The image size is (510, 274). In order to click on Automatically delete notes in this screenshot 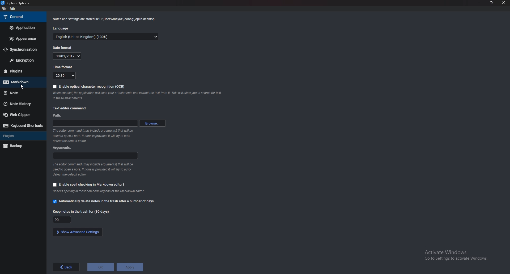, I will do `click(107, 202)`.